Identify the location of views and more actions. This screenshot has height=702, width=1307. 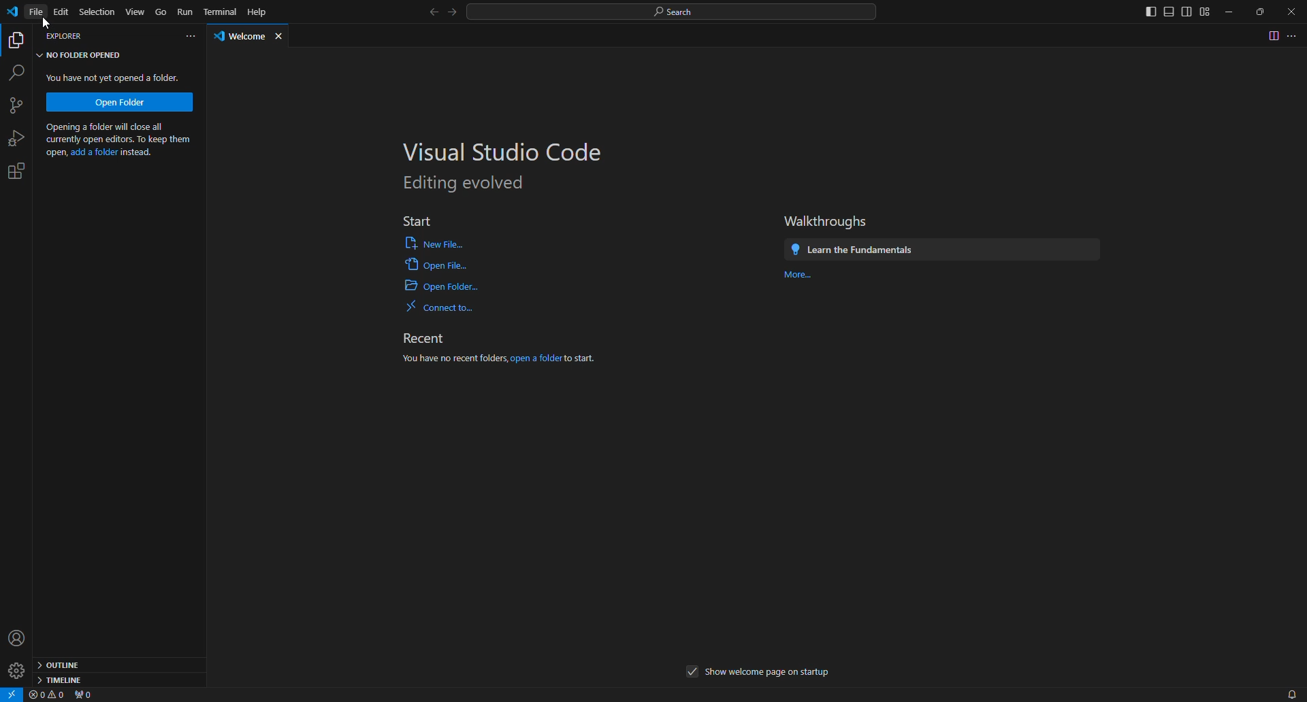
(190, 37).